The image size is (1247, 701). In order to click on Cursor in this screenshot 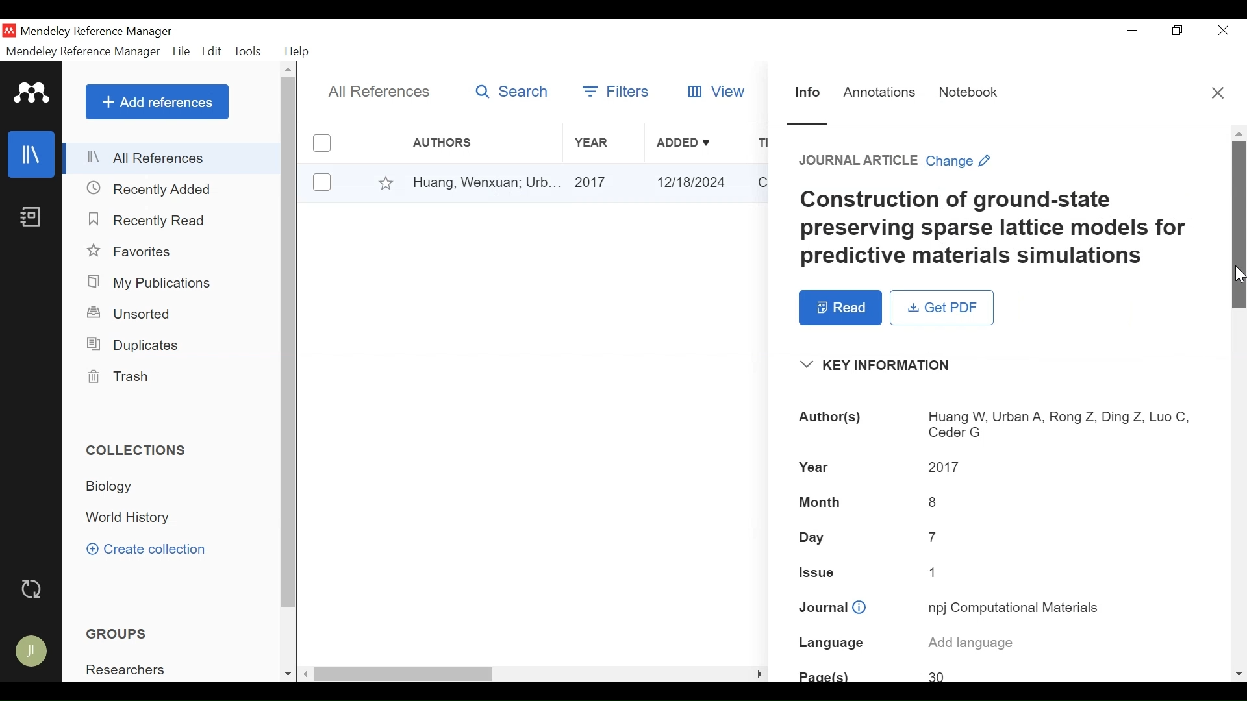, I will do `click(1237, 271)`.